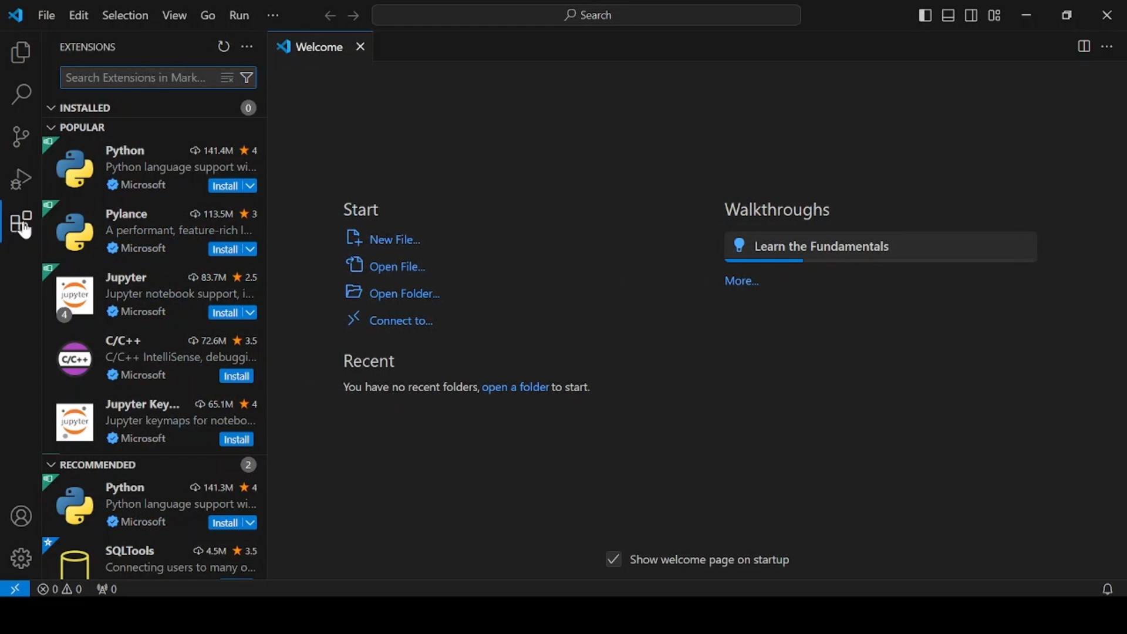 Image resolution: width=1127 pixels, height=634 pixels. Describe the element at coordinates (701, 561) in the screenshot. I see `show welcome page on startup` at that location.